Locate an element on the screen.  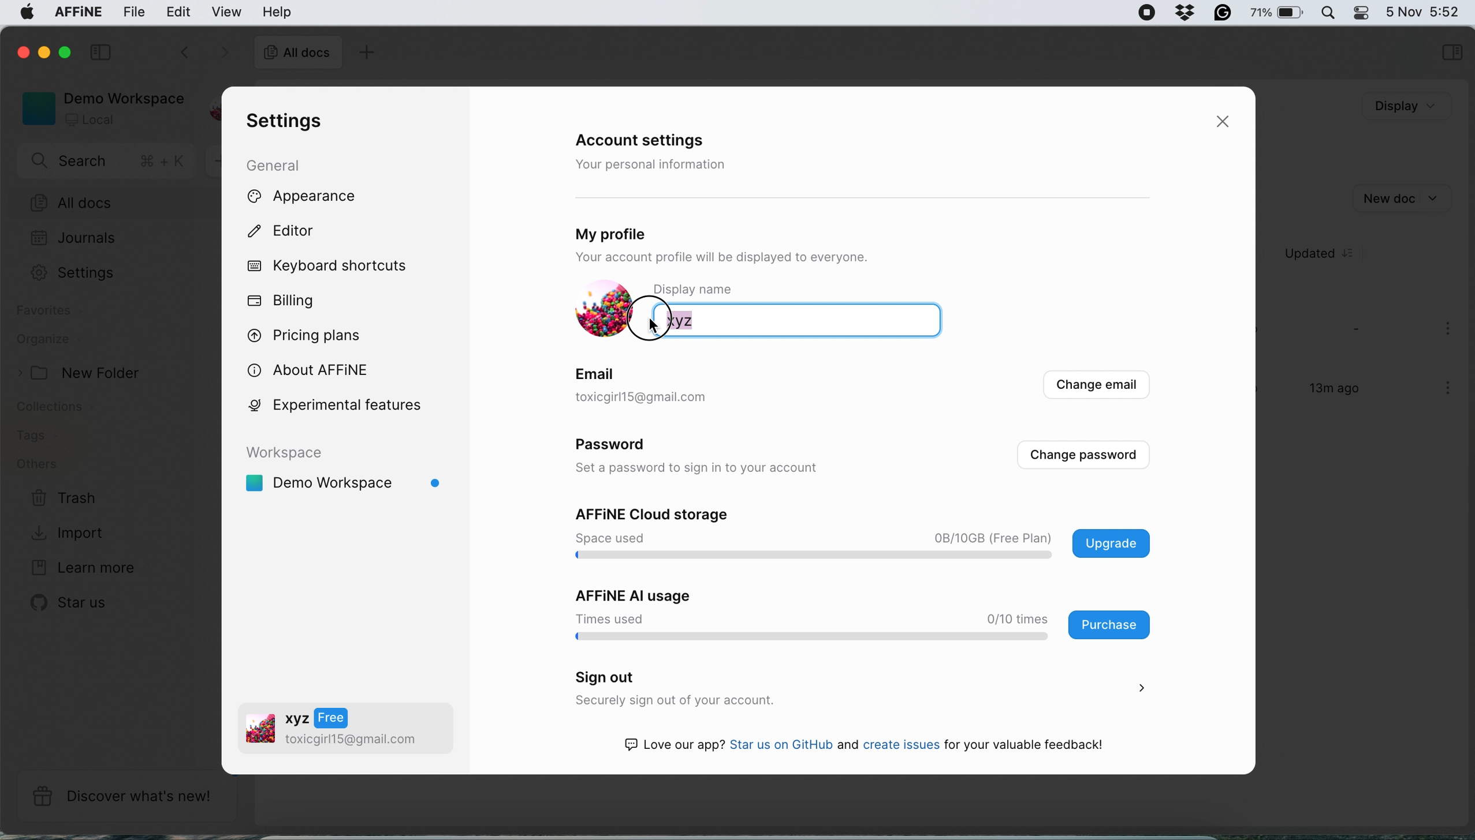
star us is located at coordinates (72, 602).